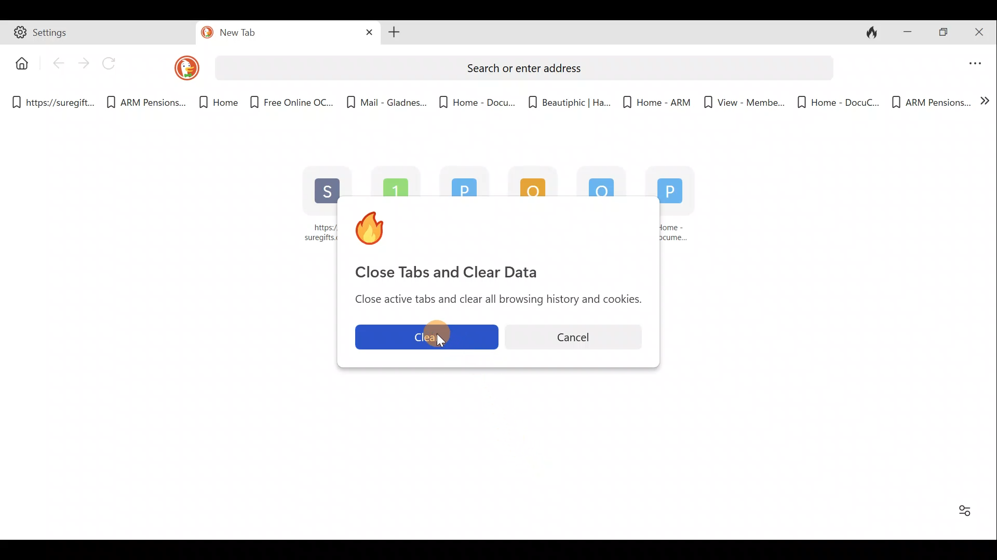 The image size is (997, 560). I want to click on ARM Pensions., so click(143, 103).